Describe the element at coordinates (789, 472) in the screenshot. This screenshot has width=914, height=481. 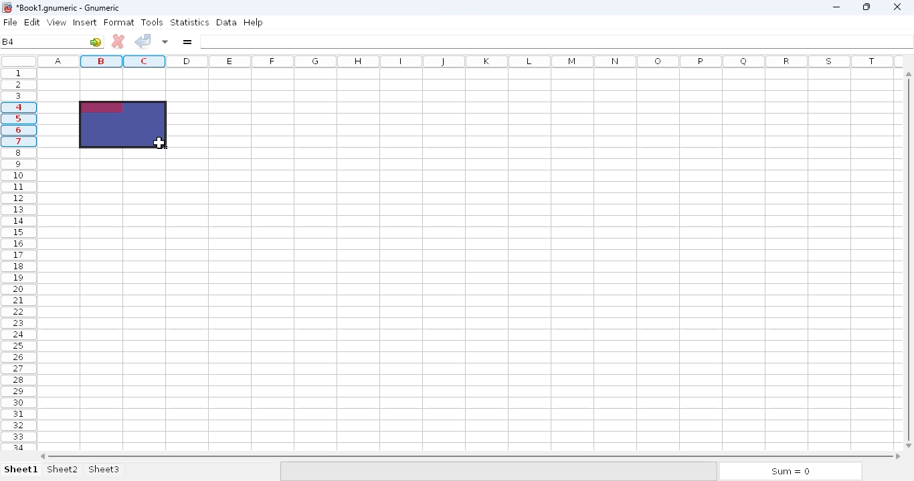
I see `sum = 0` at that location.